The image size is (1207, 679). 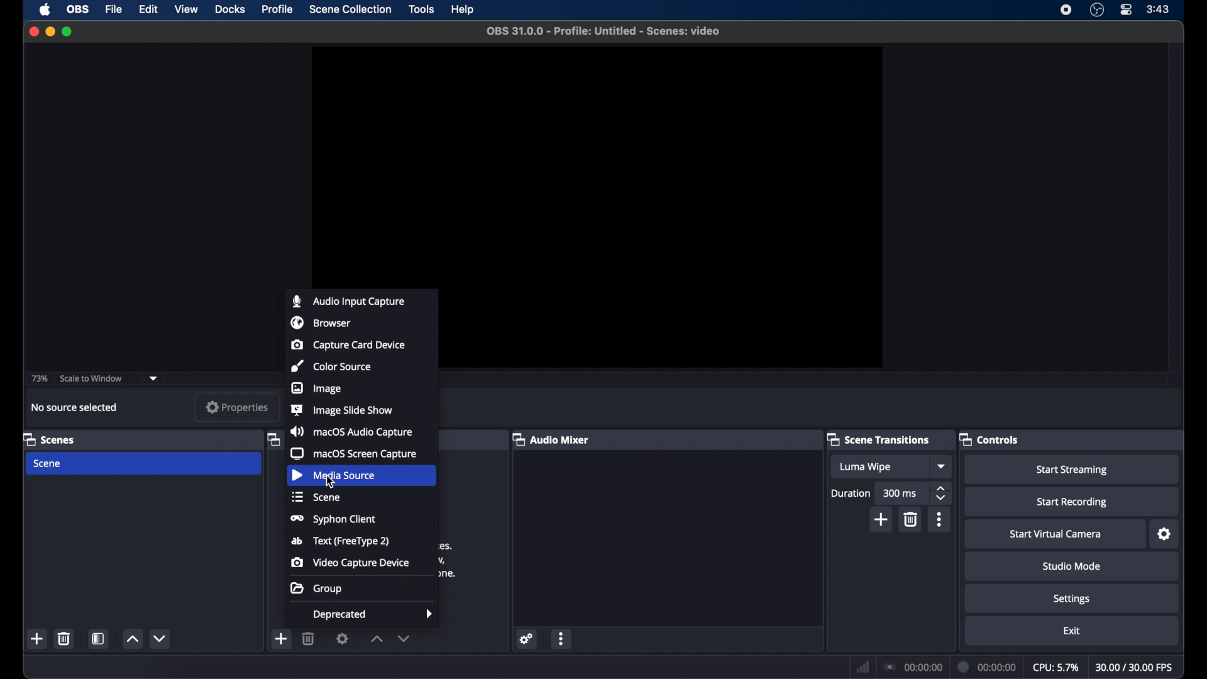 I want to click on stepper buttons, so click(x=940, y=493).